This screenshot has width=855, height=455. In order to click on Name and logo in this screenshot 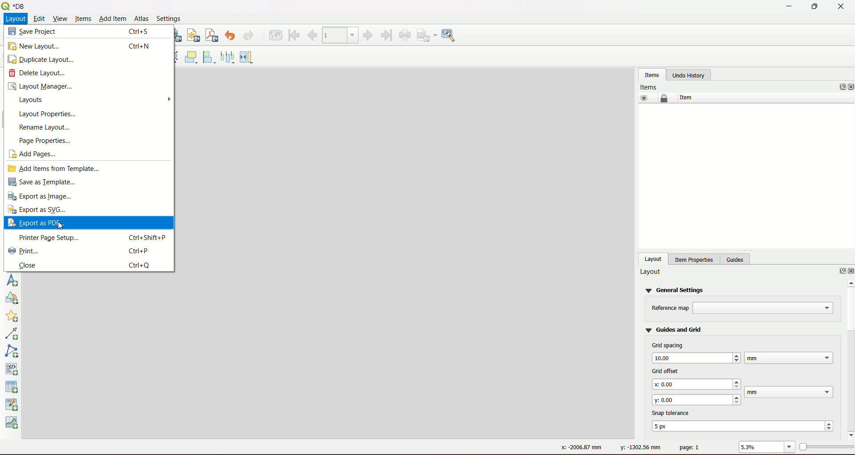, I will do `click(17, 6)`.